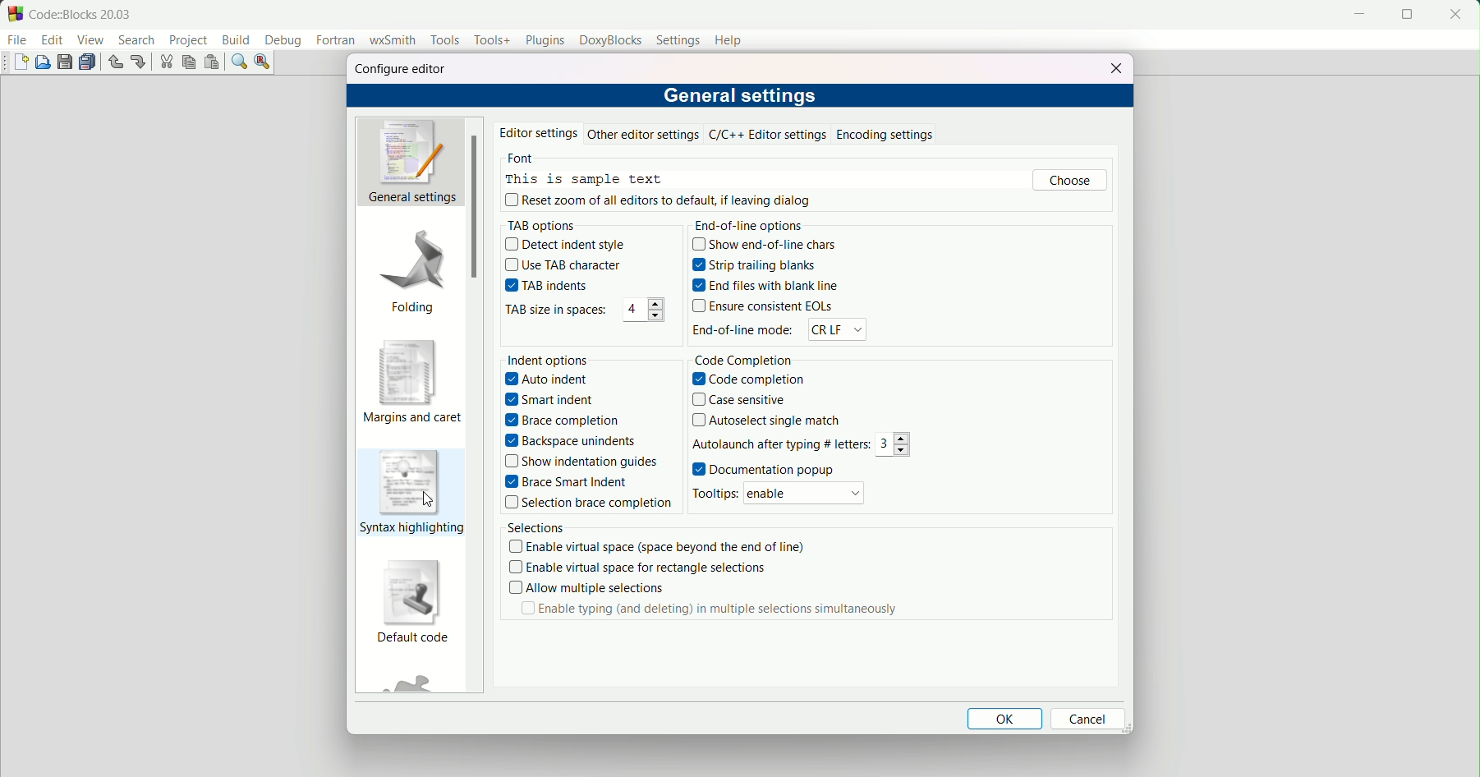 Image resolution: width=1480 pixels, height=777 pixels. Describe the element at coordinates (739, 401) in the screenshot. I see `case sensitive` at that location.